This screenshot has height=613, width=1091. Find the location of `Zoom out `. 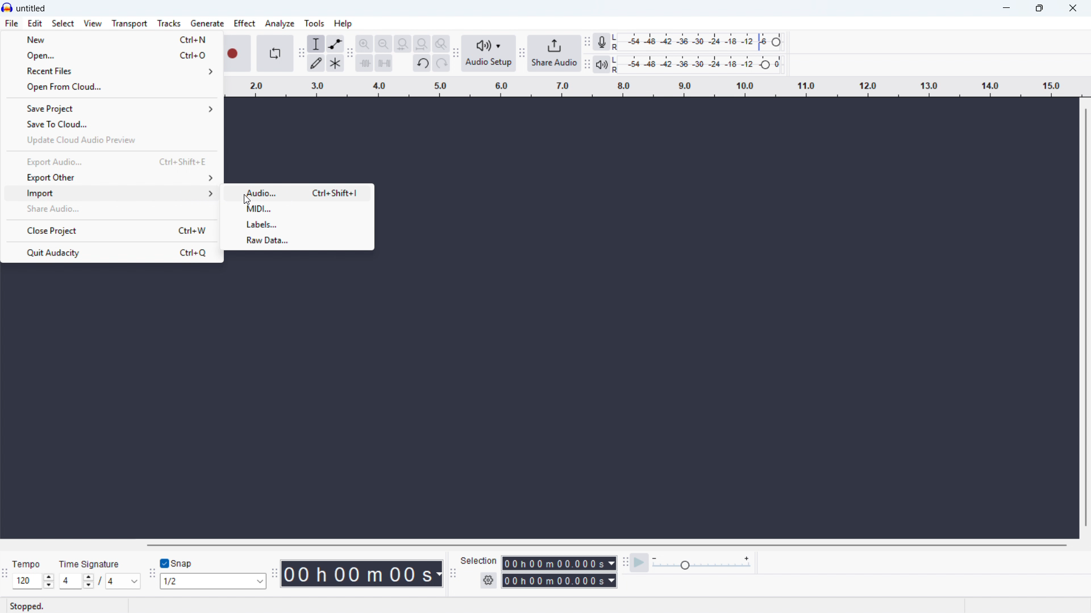

Zoom out  is located at coordinates (384, 44).